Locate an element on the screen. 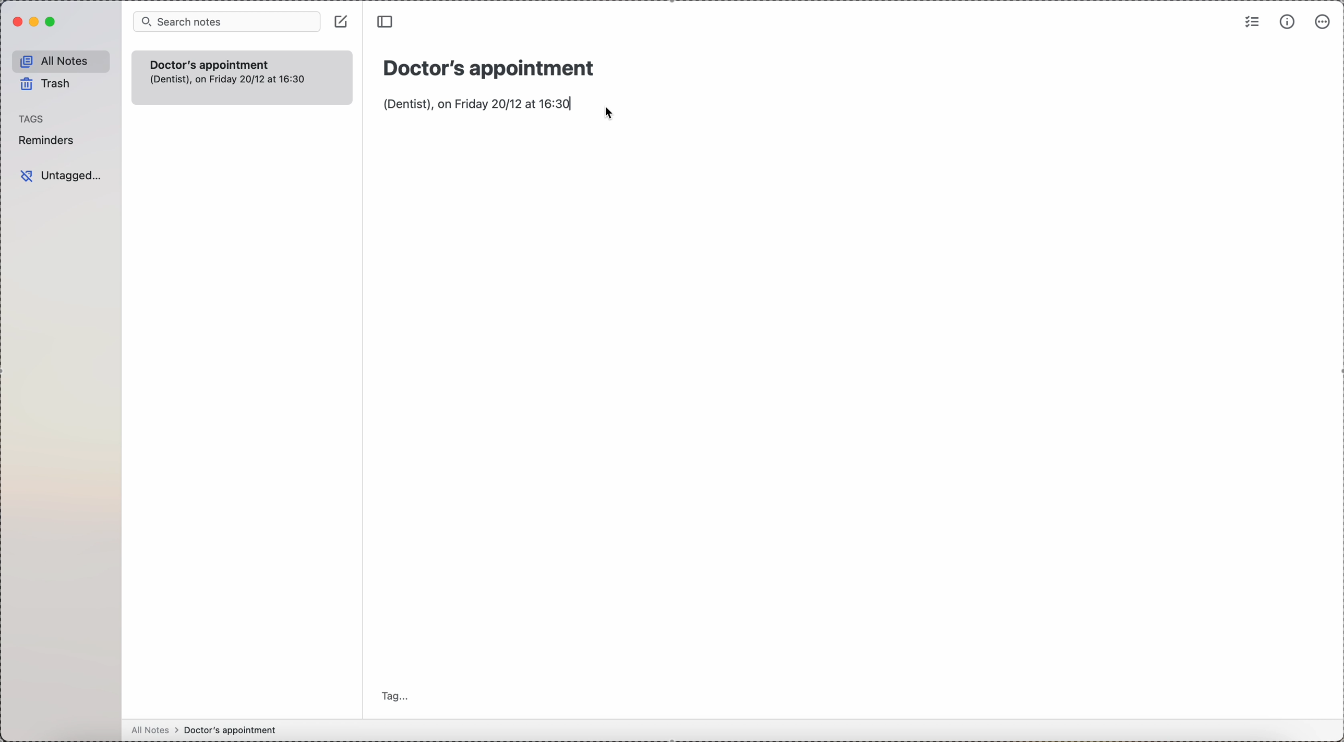 This screenshot has height=742, width=1344. tags is located at coordinates (30, 119).